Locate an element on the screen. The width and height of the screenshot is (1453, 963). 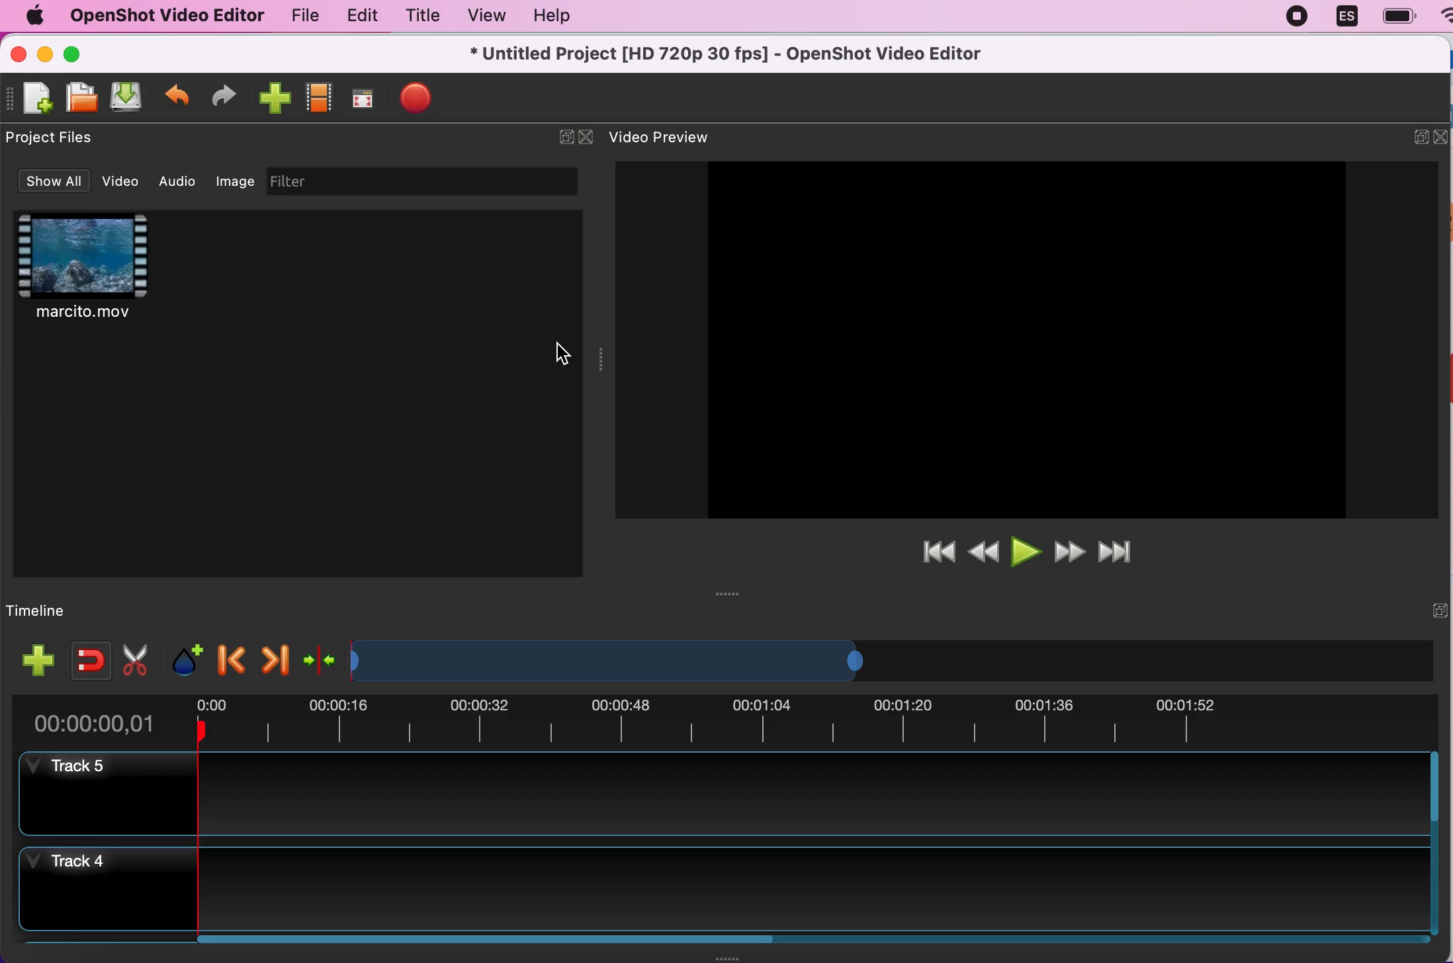
battery is located at coordinates (1397, 17).